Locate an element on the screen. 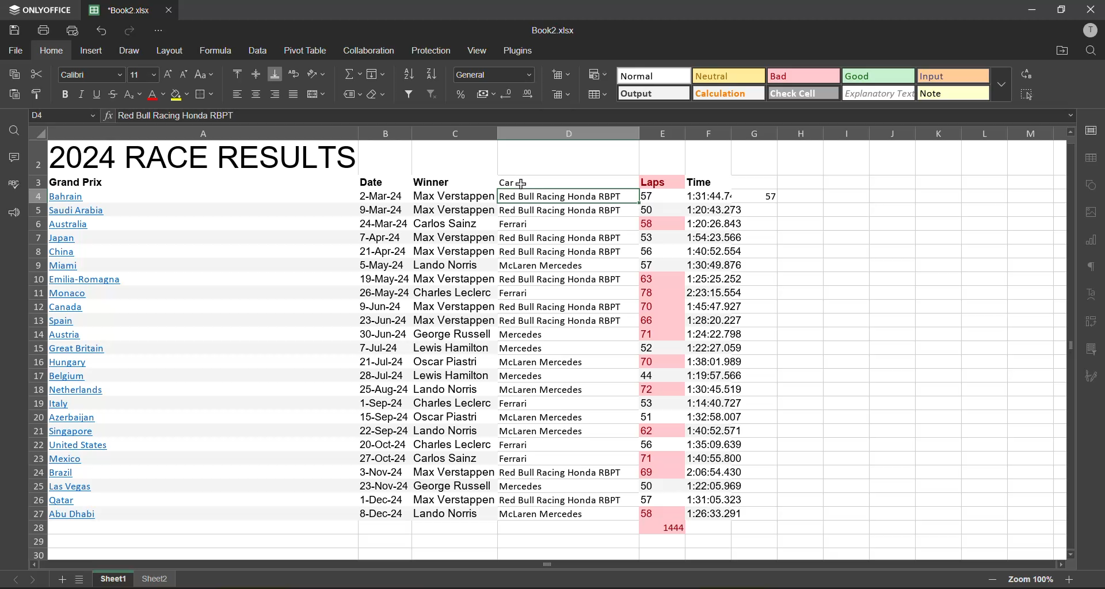 The width and height of the screenshot is (1105, 589). paragraph is located at coordinates (1091, 267).